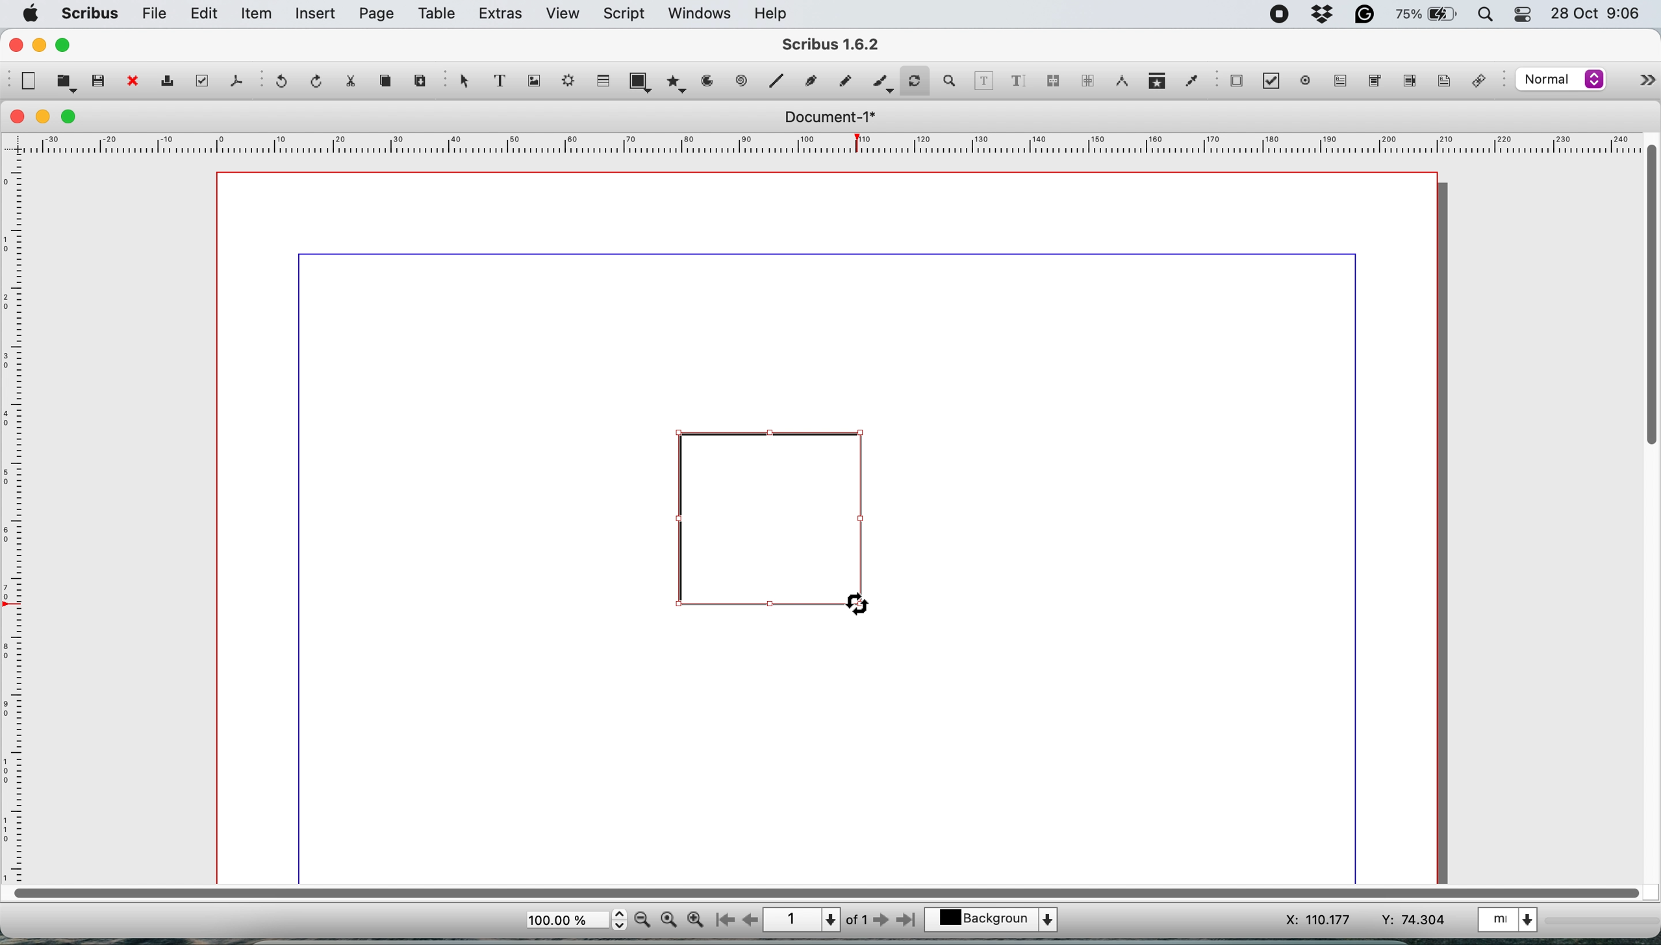 The width and height of the screenshot is (1661, 945). I want to click on control center, so click(1521, 16).